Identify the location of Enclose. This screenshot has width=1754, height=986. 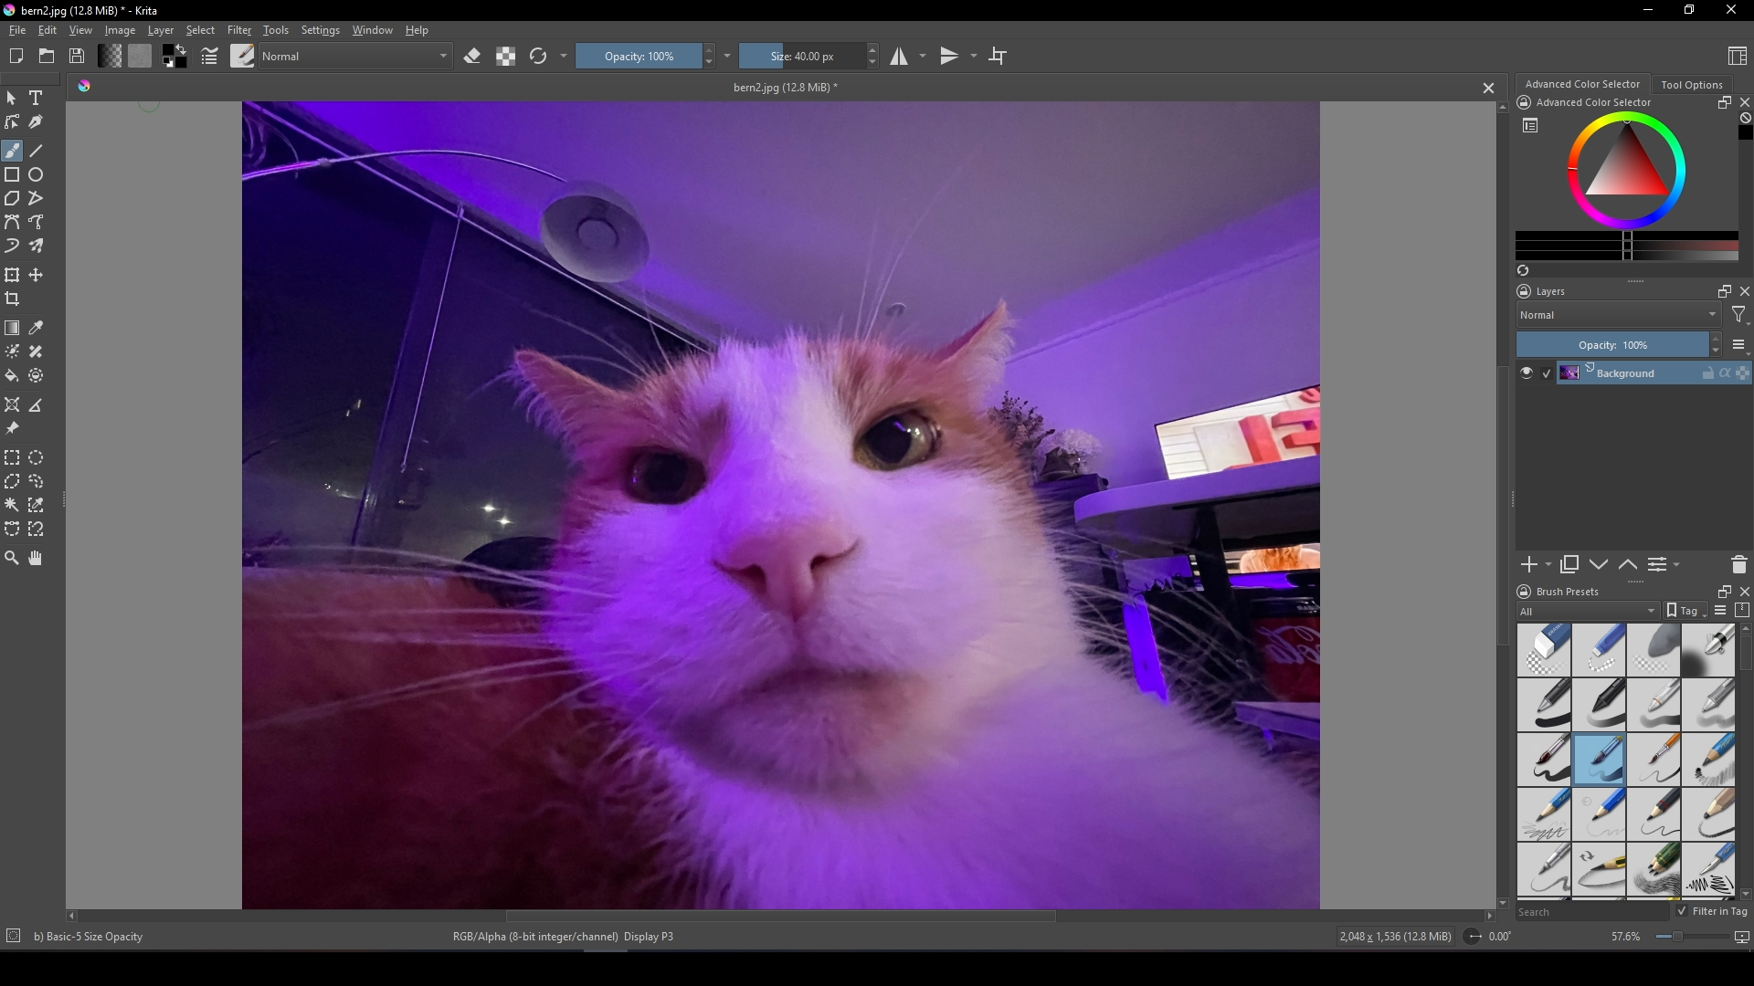
(36, 375).